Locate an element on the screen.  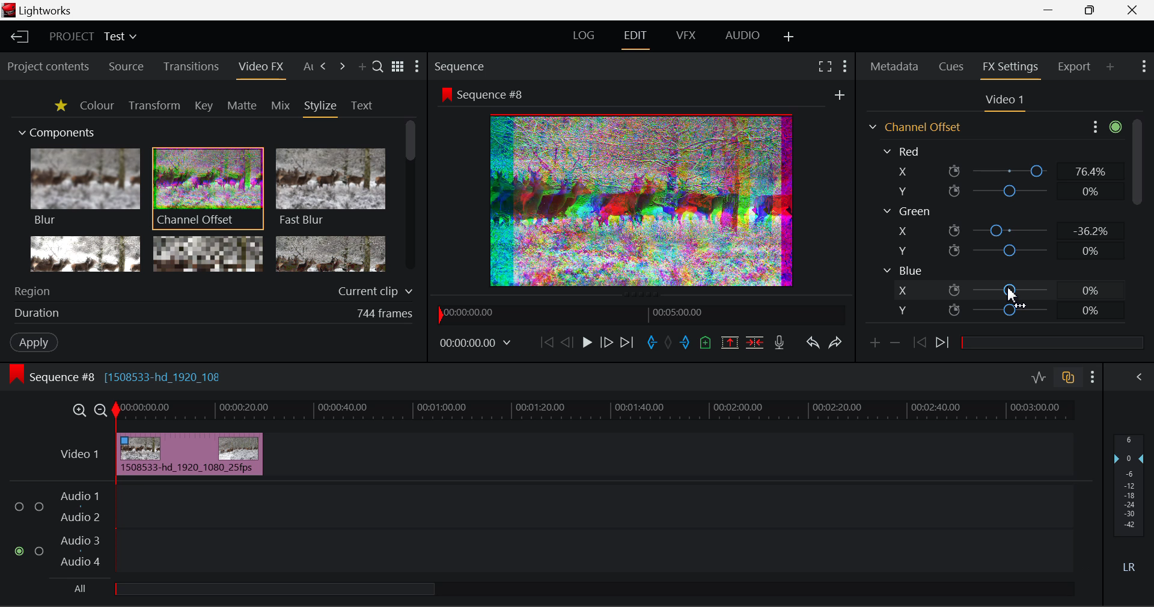
Favorites is located at coordinates (60, 107).